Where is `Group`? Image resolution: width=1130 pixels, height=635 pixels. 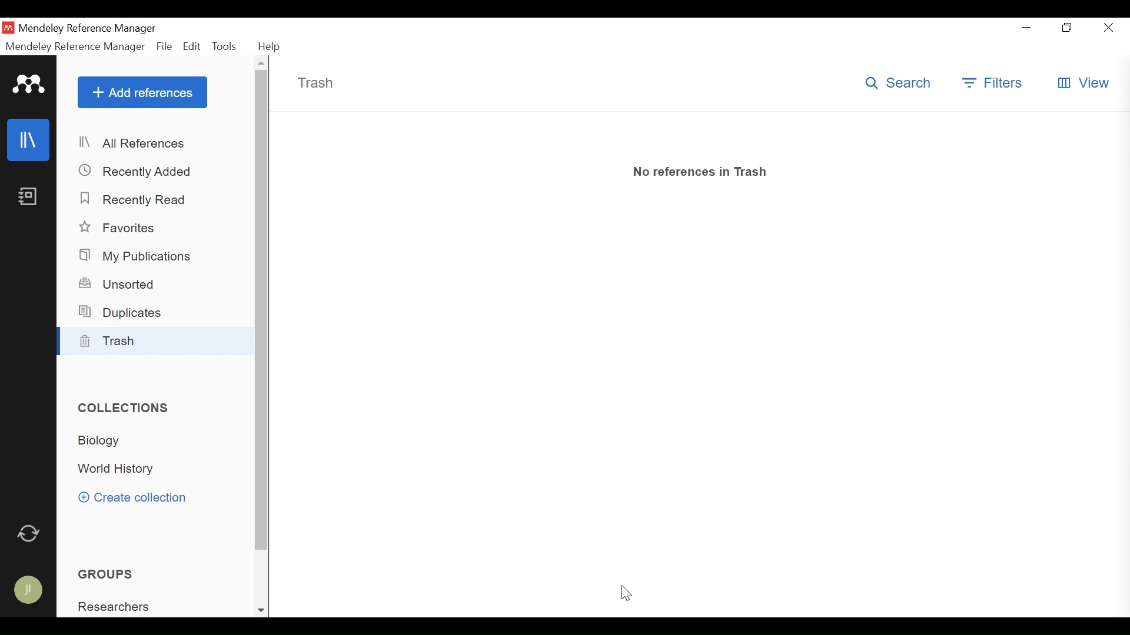 Group is located at coordinates (114, 573).